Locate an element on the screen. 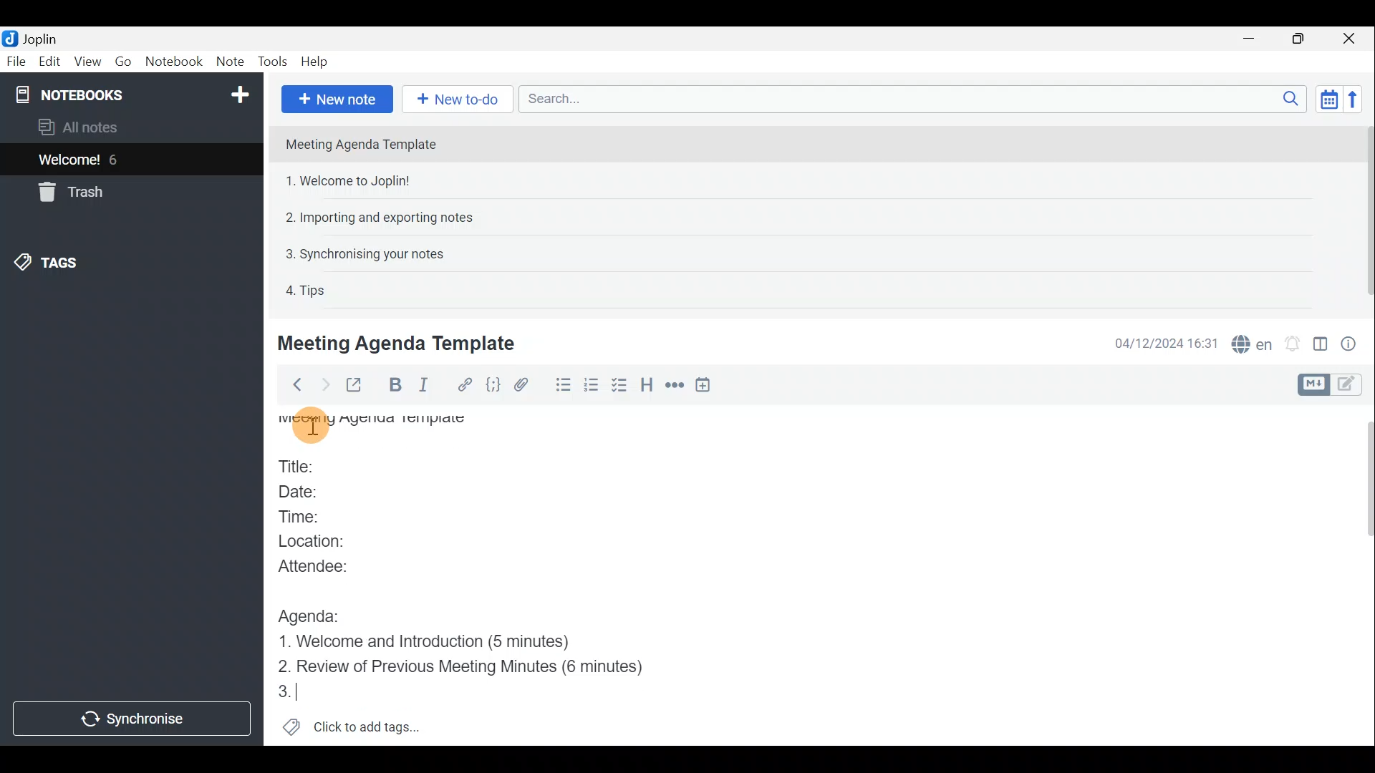 The width and height of the screenshot is (1375, 773). Notebooks is located at coordinates (134, 94).